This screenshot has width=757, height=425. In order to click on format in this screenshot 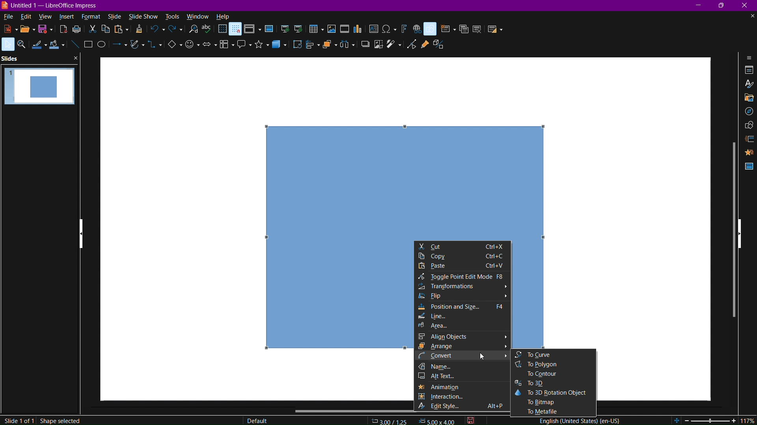, I will do `click(93, 17)`.